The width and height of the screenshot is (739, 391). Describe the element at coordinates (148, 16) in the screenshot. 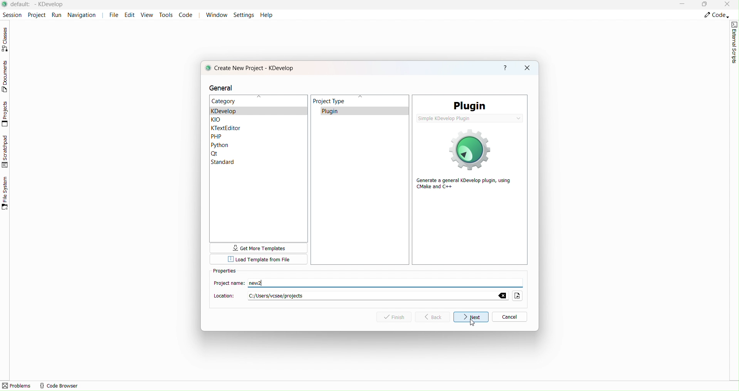

I see `View` at that location.